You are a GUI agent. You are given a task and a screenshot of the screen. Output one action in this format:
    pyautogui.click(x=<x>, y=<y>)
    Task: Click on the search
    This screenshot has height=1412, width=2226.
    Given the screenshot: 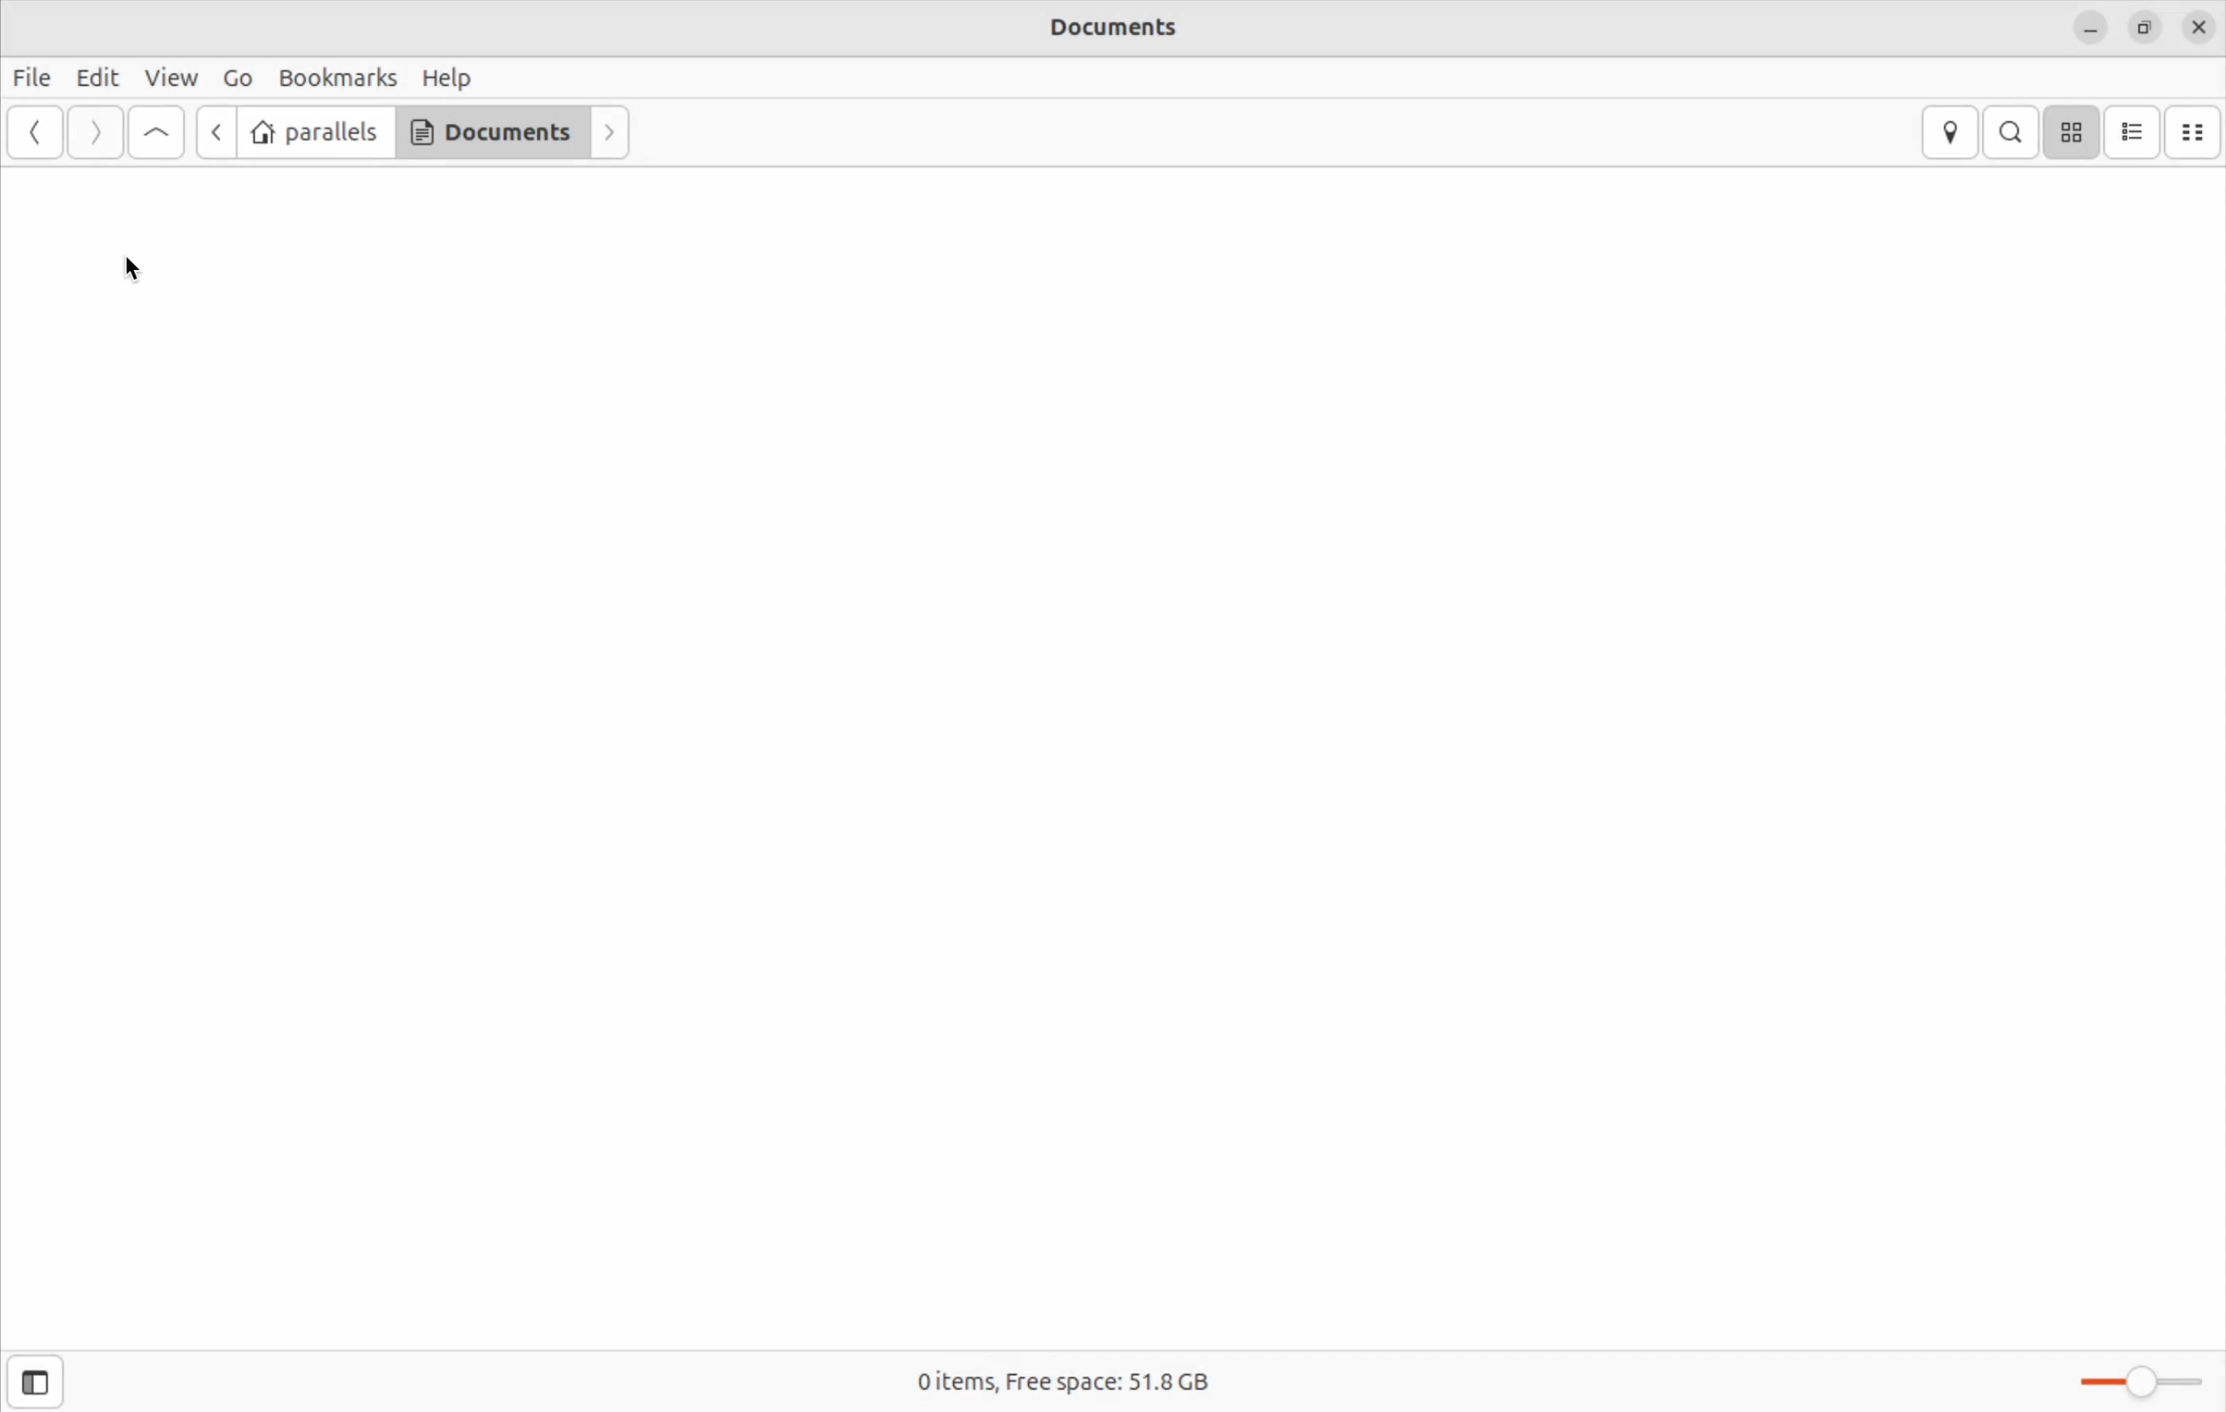 What is the action you would take?
    pyautogui.click(x=2016, y=130)
    